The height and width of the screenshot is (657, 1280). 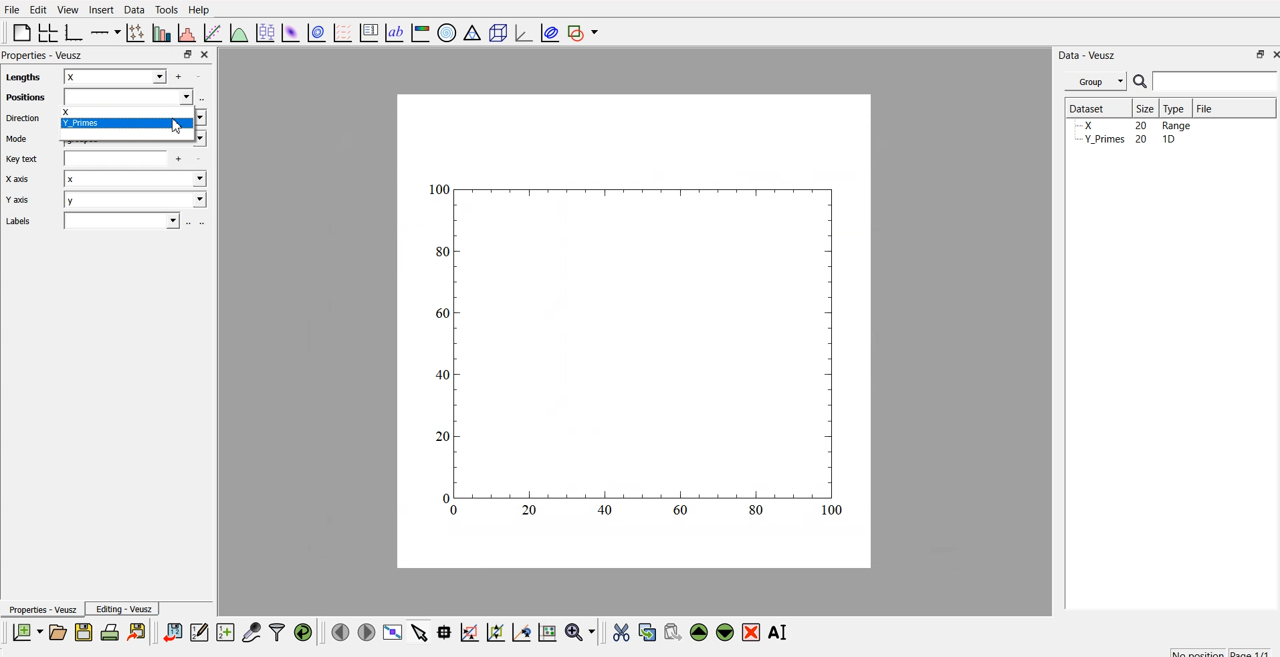 I want to click on read datapoint on graph, so click(x=443, y=632).